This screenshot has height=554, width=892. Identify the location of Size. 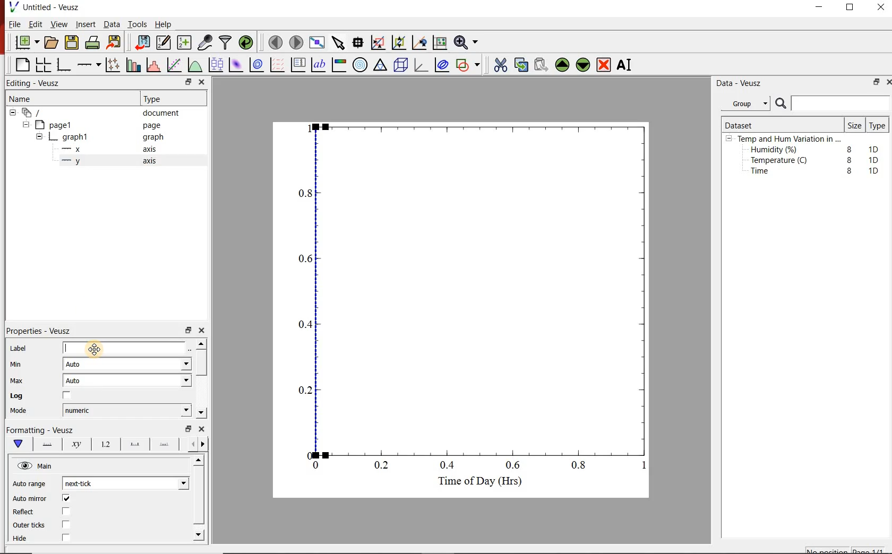
(854, 125).